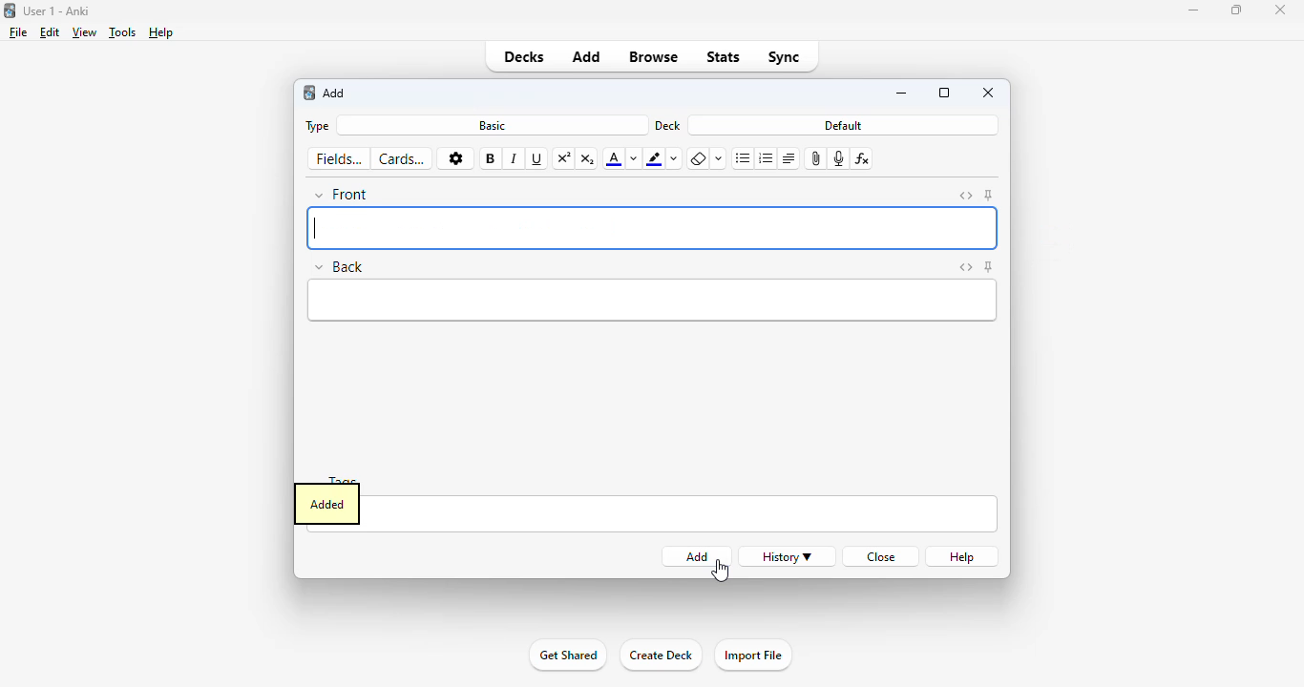  I want to click on italic, so click(515, 159).